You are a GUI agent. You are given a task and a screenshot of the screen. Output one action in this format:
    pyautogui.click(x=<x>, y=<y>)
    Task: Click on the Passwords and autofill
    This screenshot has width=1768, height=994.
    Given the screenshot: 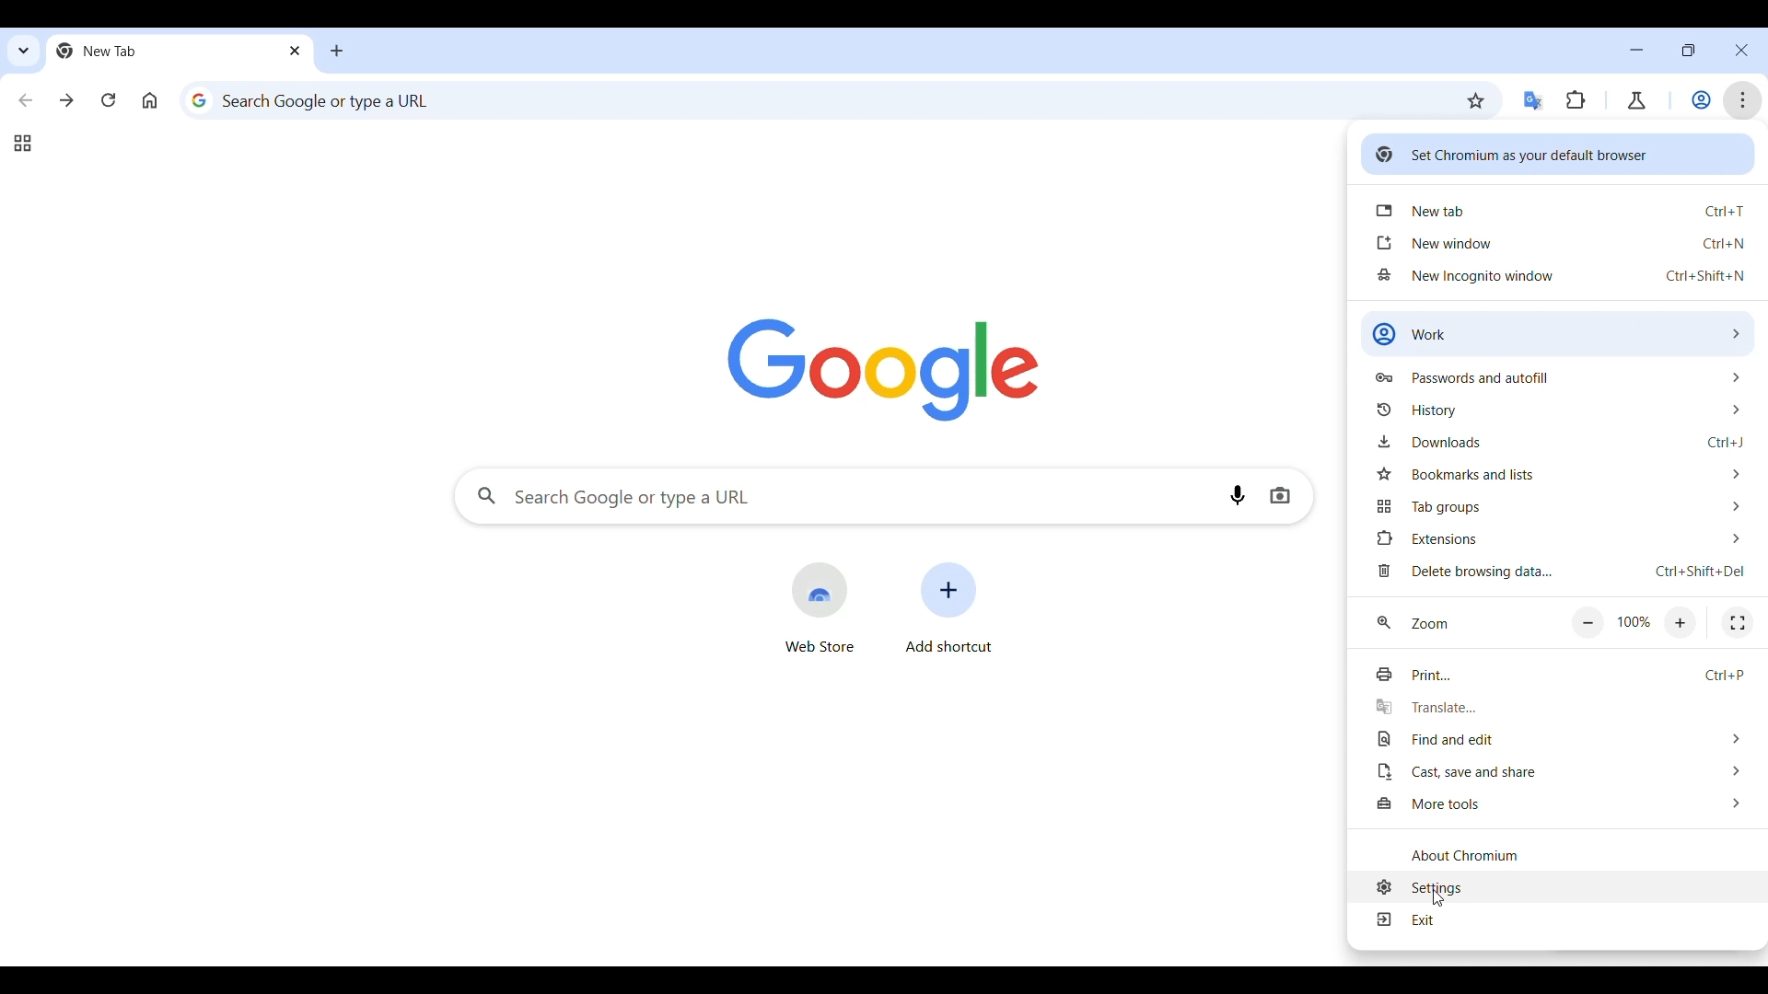 What is the action you would take?
    pyautogui.click(x=1559, y=376)
    